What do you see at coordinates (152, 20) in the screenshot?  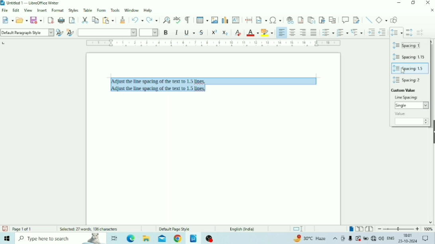 I see `Redo` at bounding box center [152, 20].